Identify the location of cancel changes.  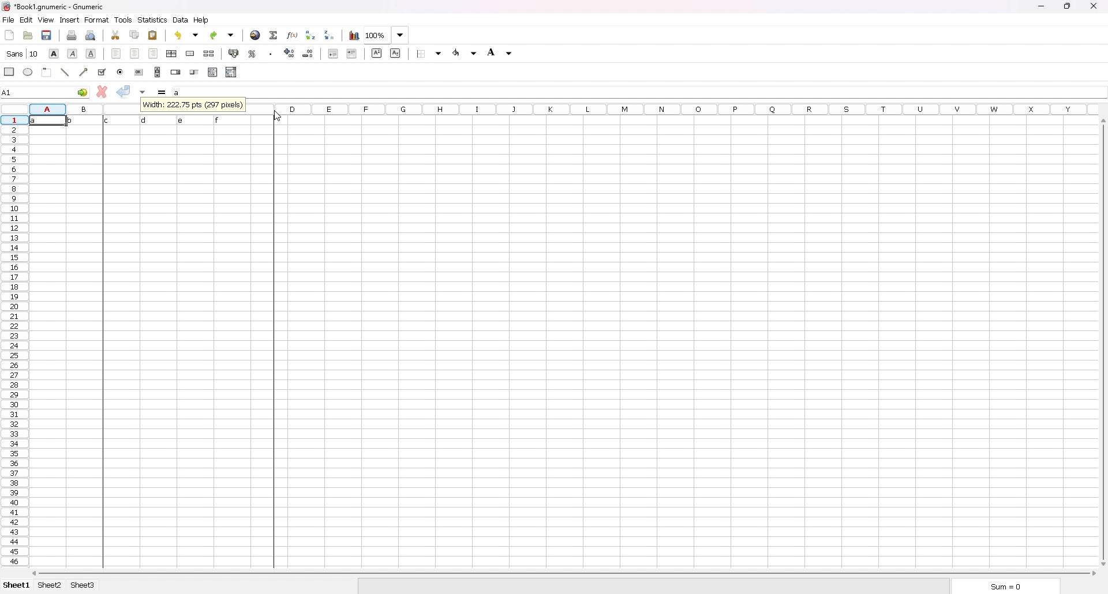
(102, 91).